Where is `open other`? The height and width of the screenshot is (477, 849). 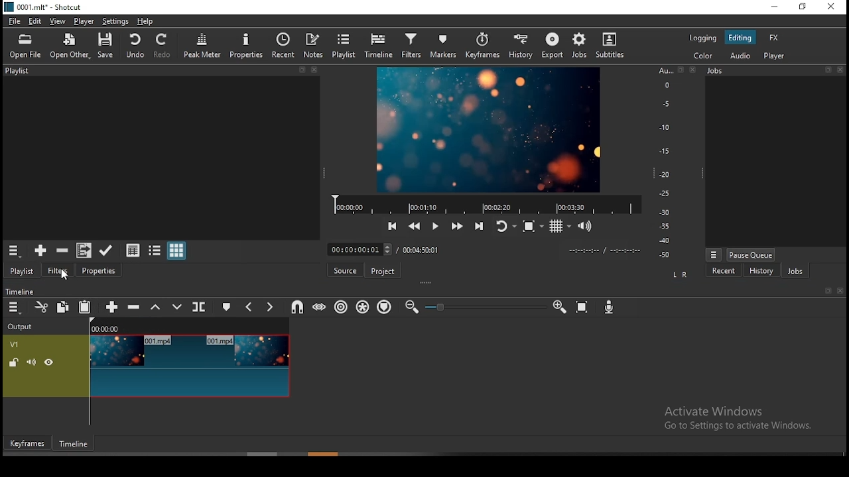
open other is located at coordinates (71, 47).